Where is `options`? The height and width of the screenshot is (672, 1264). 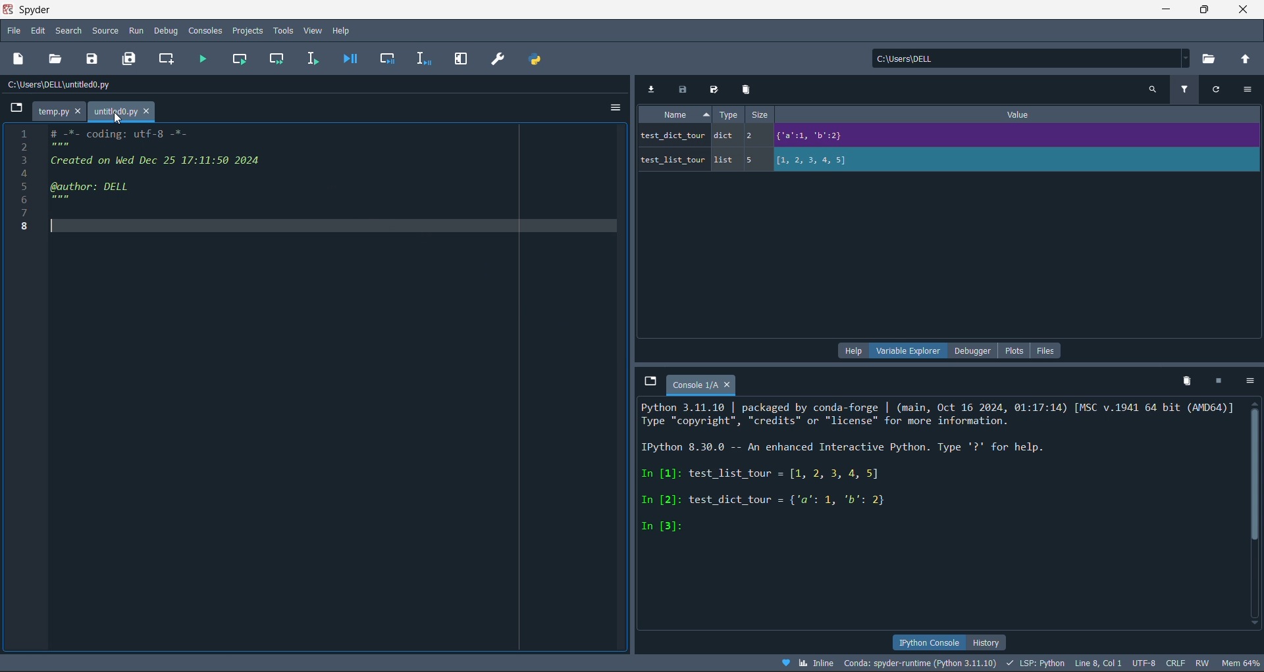 options is located at coordinates (1250, 91).